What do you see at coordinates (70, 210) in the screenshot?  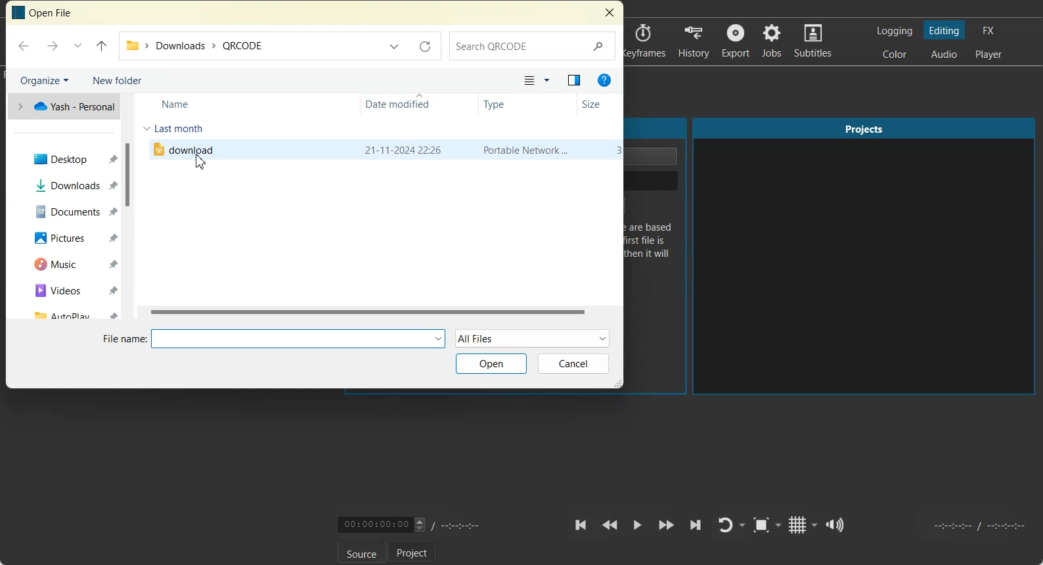 I see `Documents` at bounding box center [70, 210].